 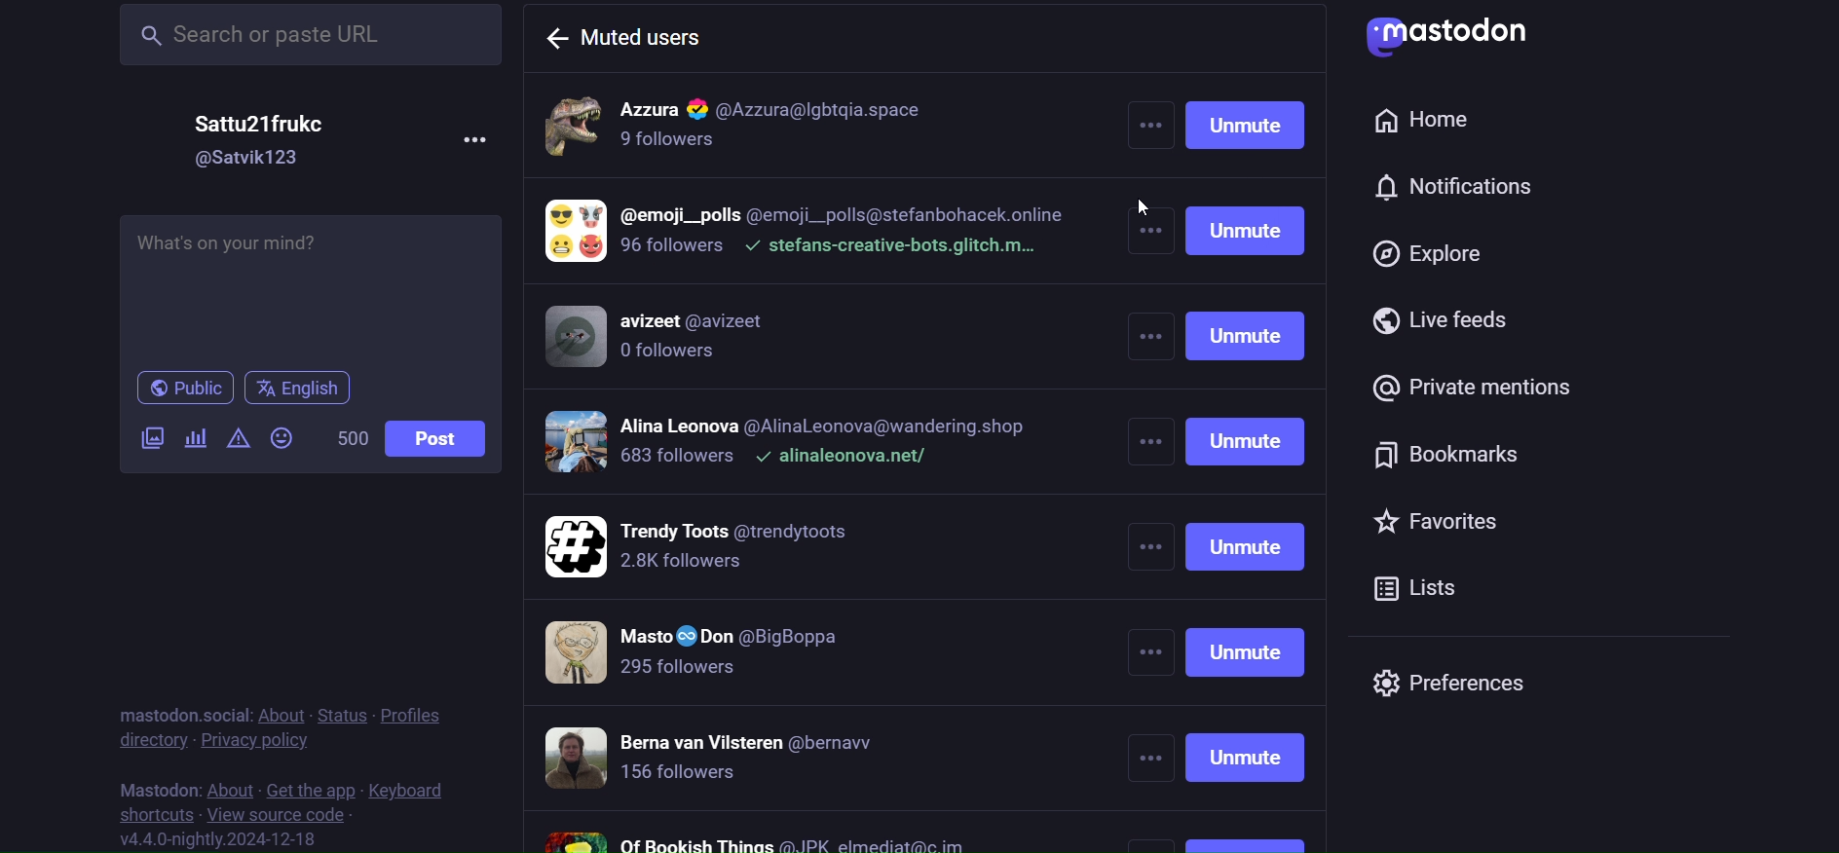 I want to click on content warning, so click(x=237, y=435).